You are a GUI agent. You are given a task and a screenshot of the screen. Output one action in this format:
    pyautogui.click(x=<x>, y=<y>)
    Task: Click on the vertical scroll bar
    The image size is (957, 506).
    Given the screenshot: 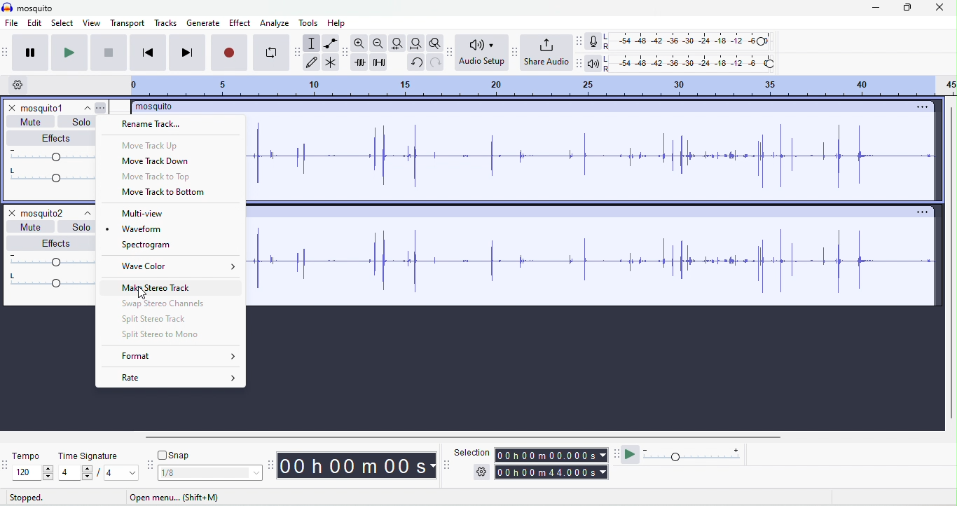 What is the action you would take?
    pyautogui.click(x=950, y=264)
    